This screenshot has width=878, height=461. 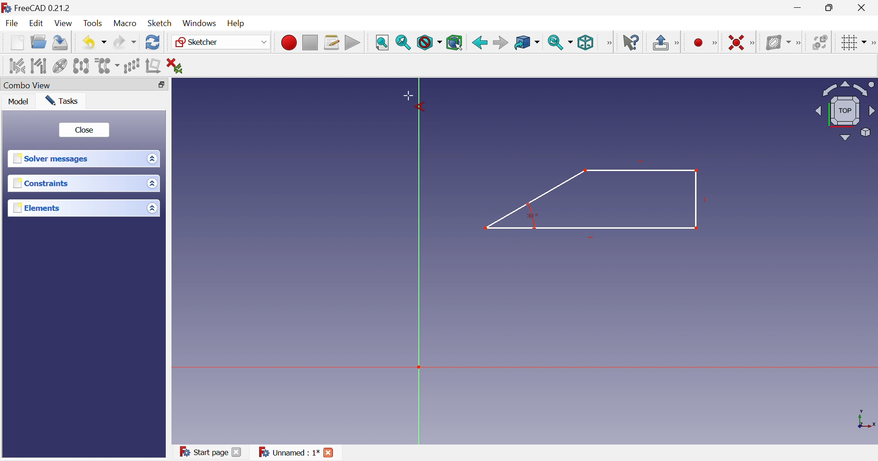 I want to click on More, so click(x=873, y=42).